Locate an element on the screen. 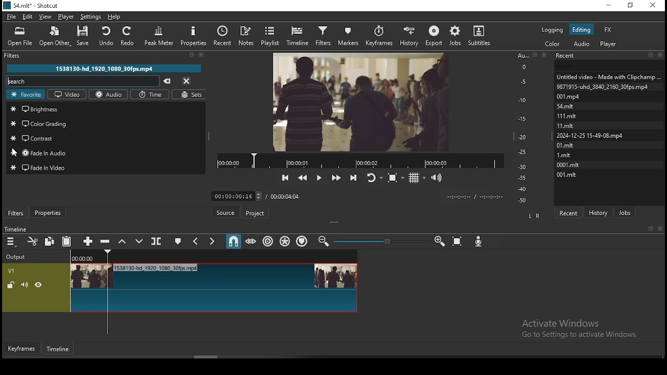  ripple all tracks is located at coordinates (286, 242).